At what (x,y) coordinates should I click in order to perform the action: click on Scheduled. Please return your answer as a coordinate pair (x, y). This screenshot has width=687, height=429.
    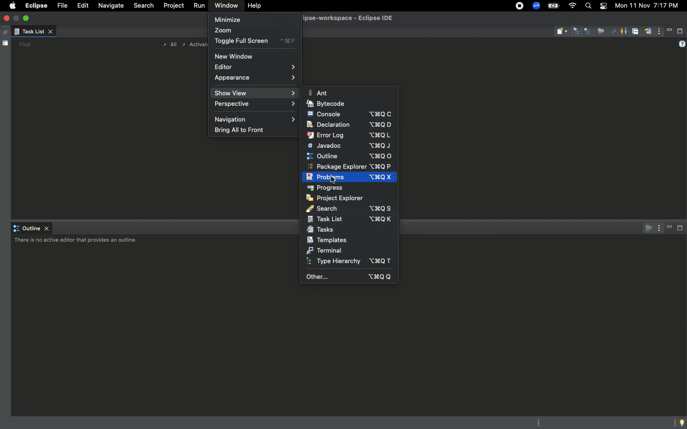
    Looking at the image, I should click on (589, 32).